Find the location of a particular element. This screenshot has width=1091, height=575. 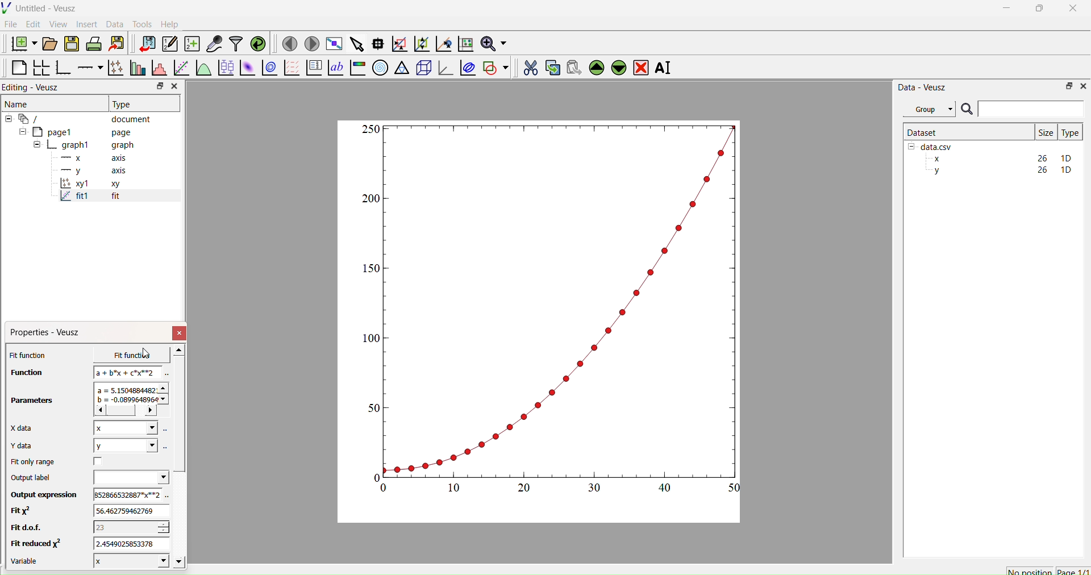

Plot a function is located at coordinates (203, 68).